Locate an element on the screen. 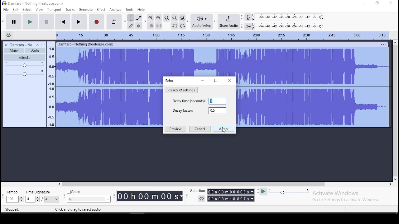 The image size is (399, 224).  is located at coordinates (257, 191).